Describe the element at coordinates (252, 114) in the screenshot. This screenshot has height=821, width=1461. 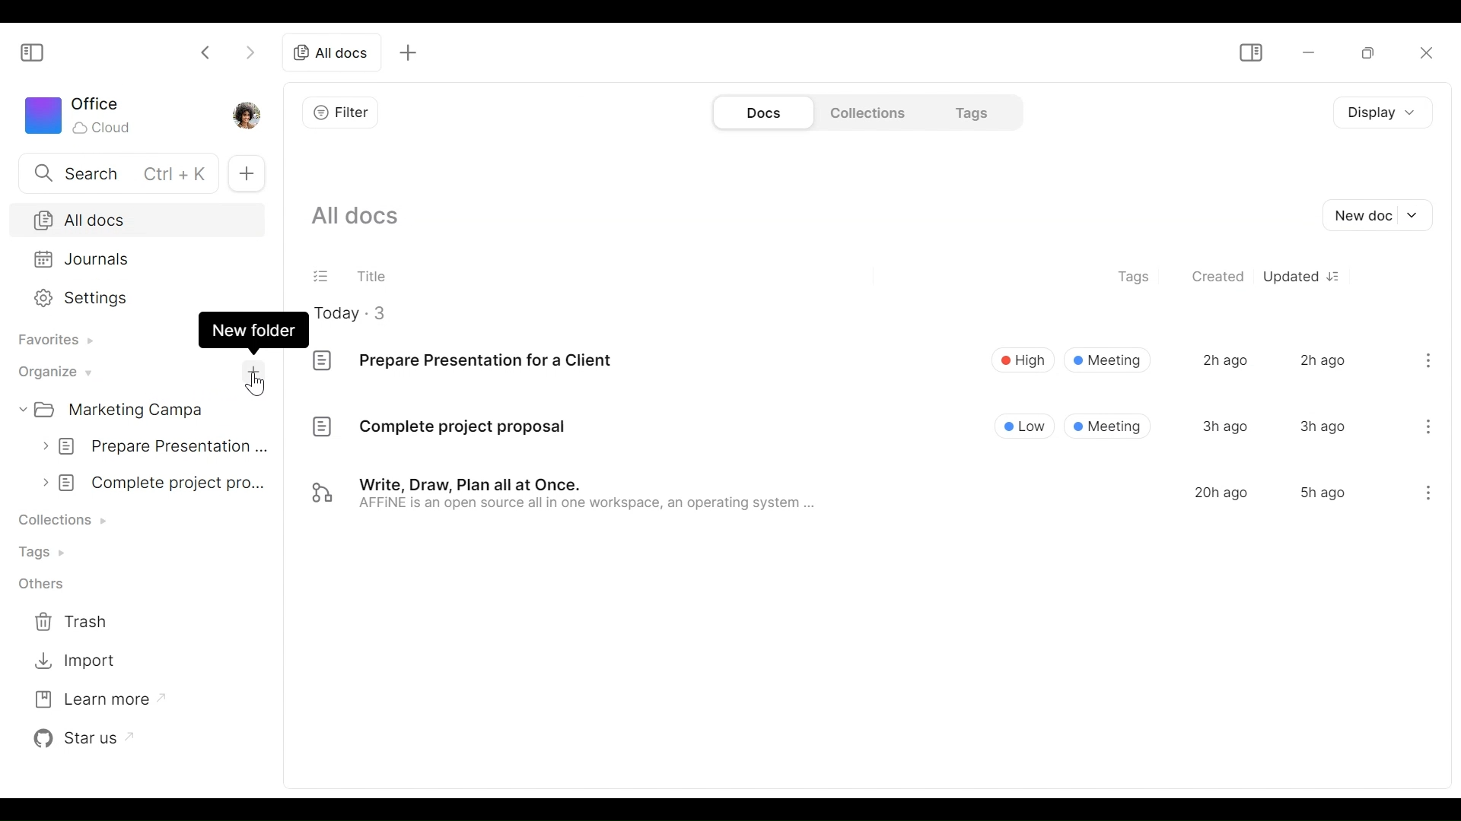
I see `Profile photo` at that location.